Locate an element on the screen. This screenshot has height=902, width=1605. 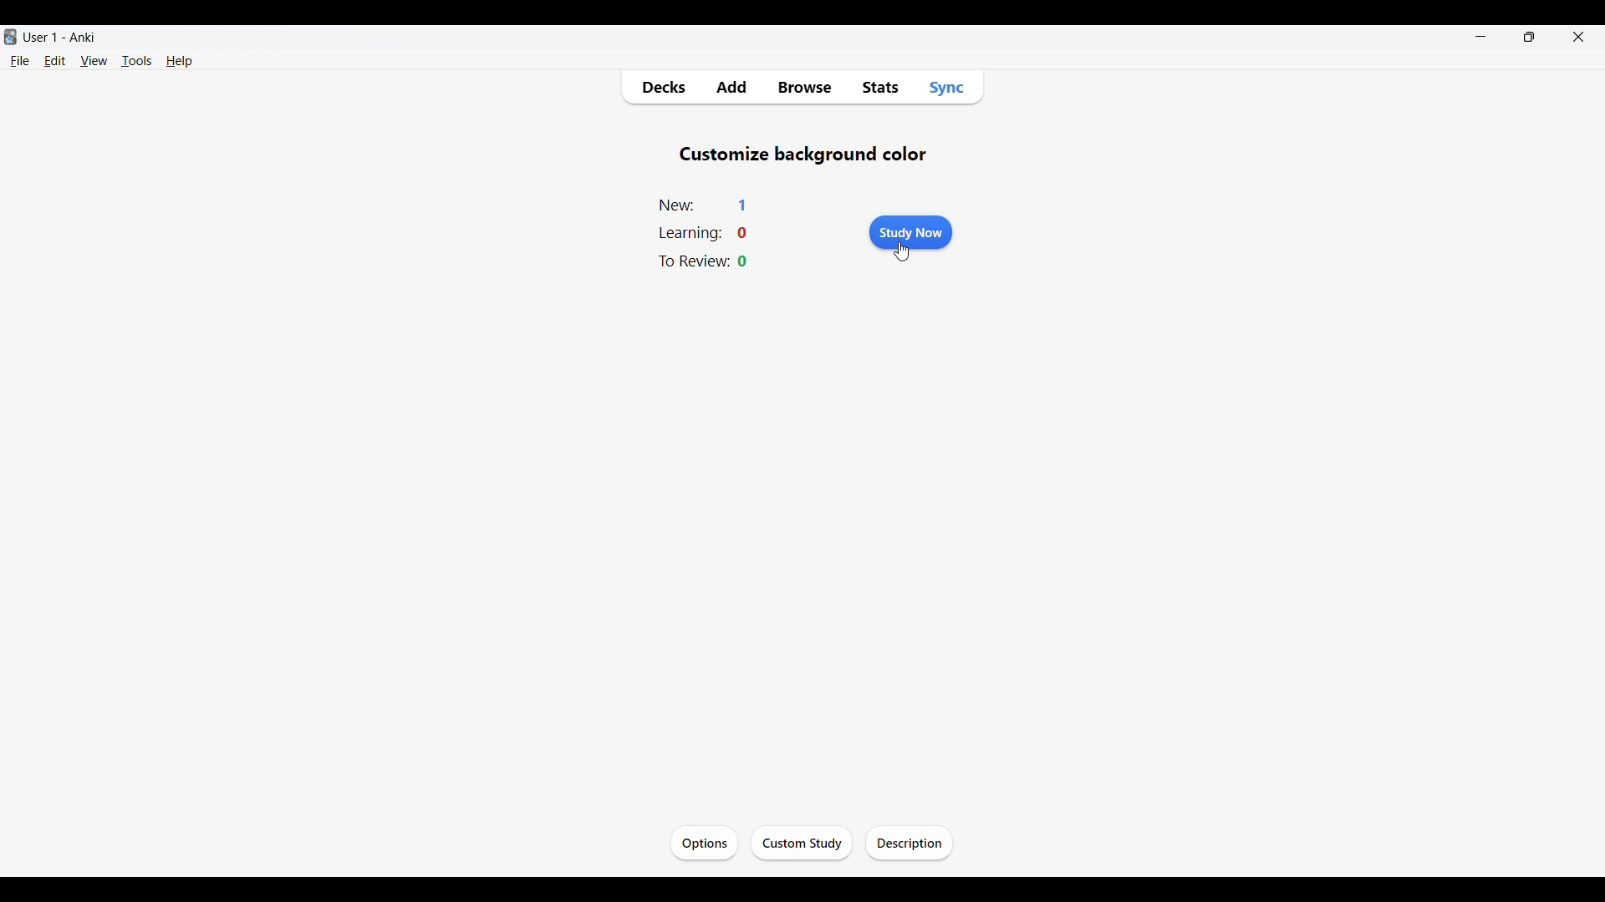
Decks is located at coordinates (663, 89).